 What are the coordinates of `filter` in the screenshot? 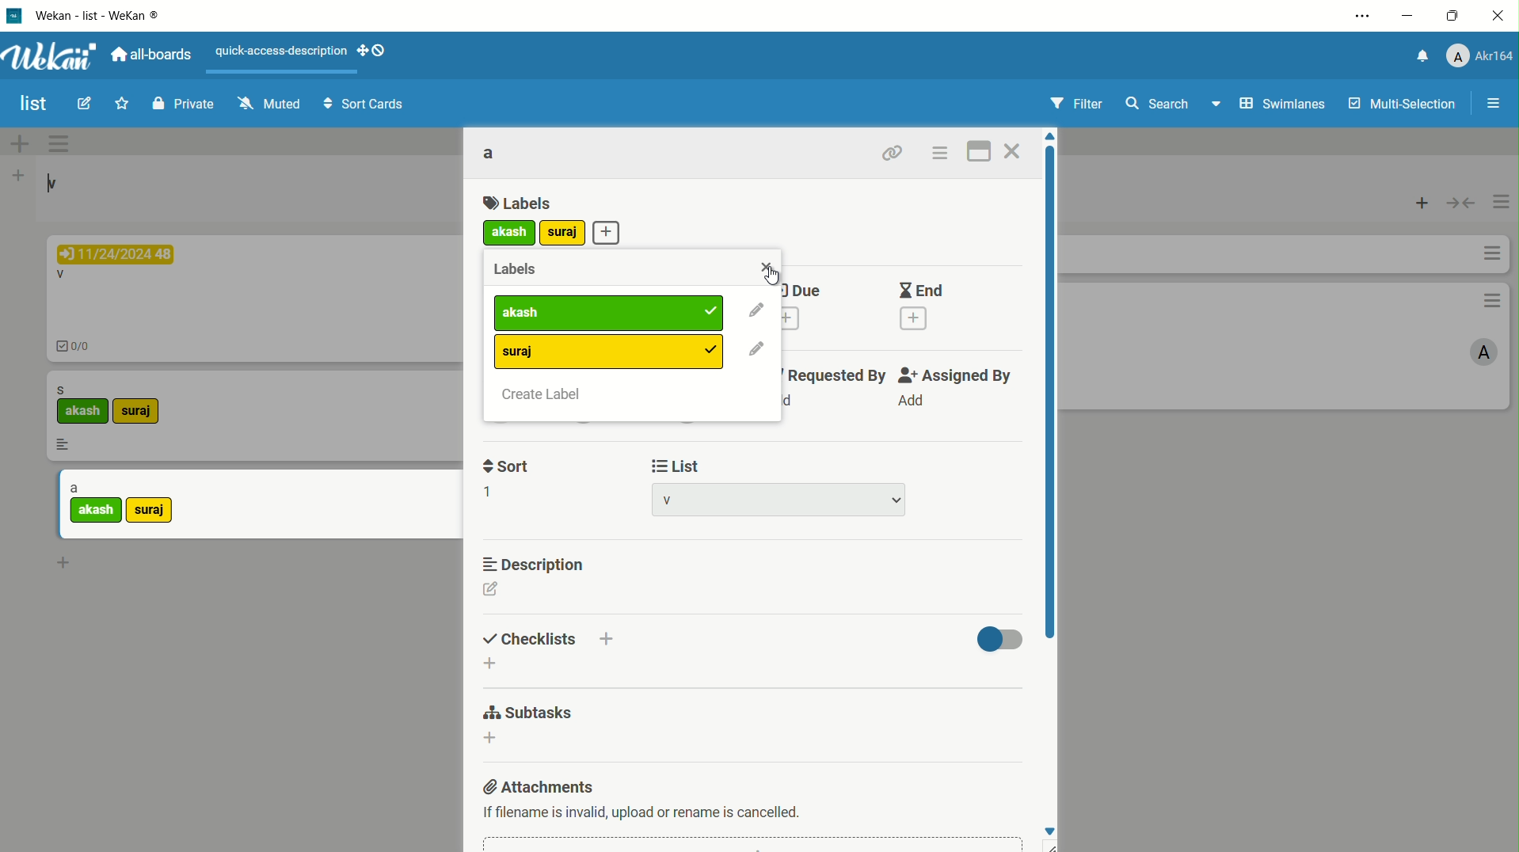 It's located at (1074, 105).